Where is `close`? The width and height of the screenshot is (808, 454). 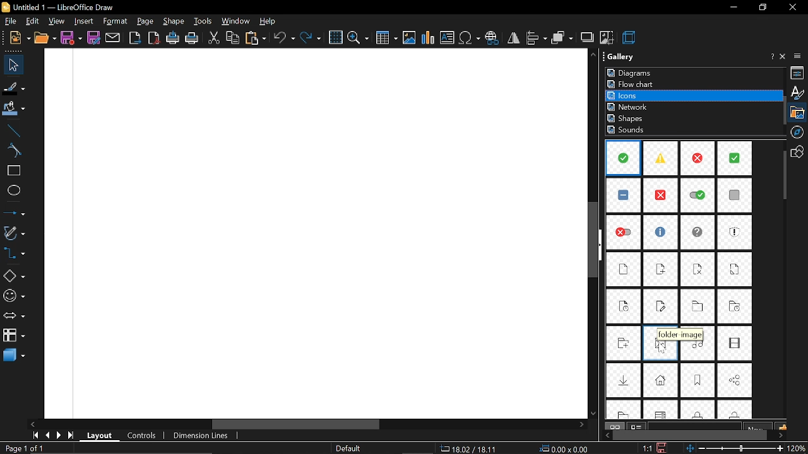
close is located at coordinates (792, 8).